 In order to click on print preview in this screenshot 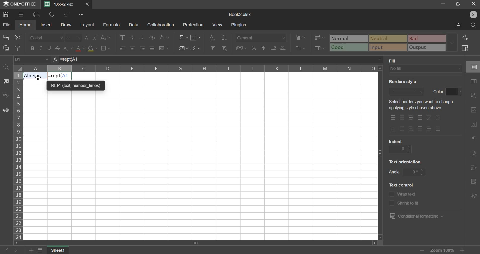, I will do `click(37, 14)`.